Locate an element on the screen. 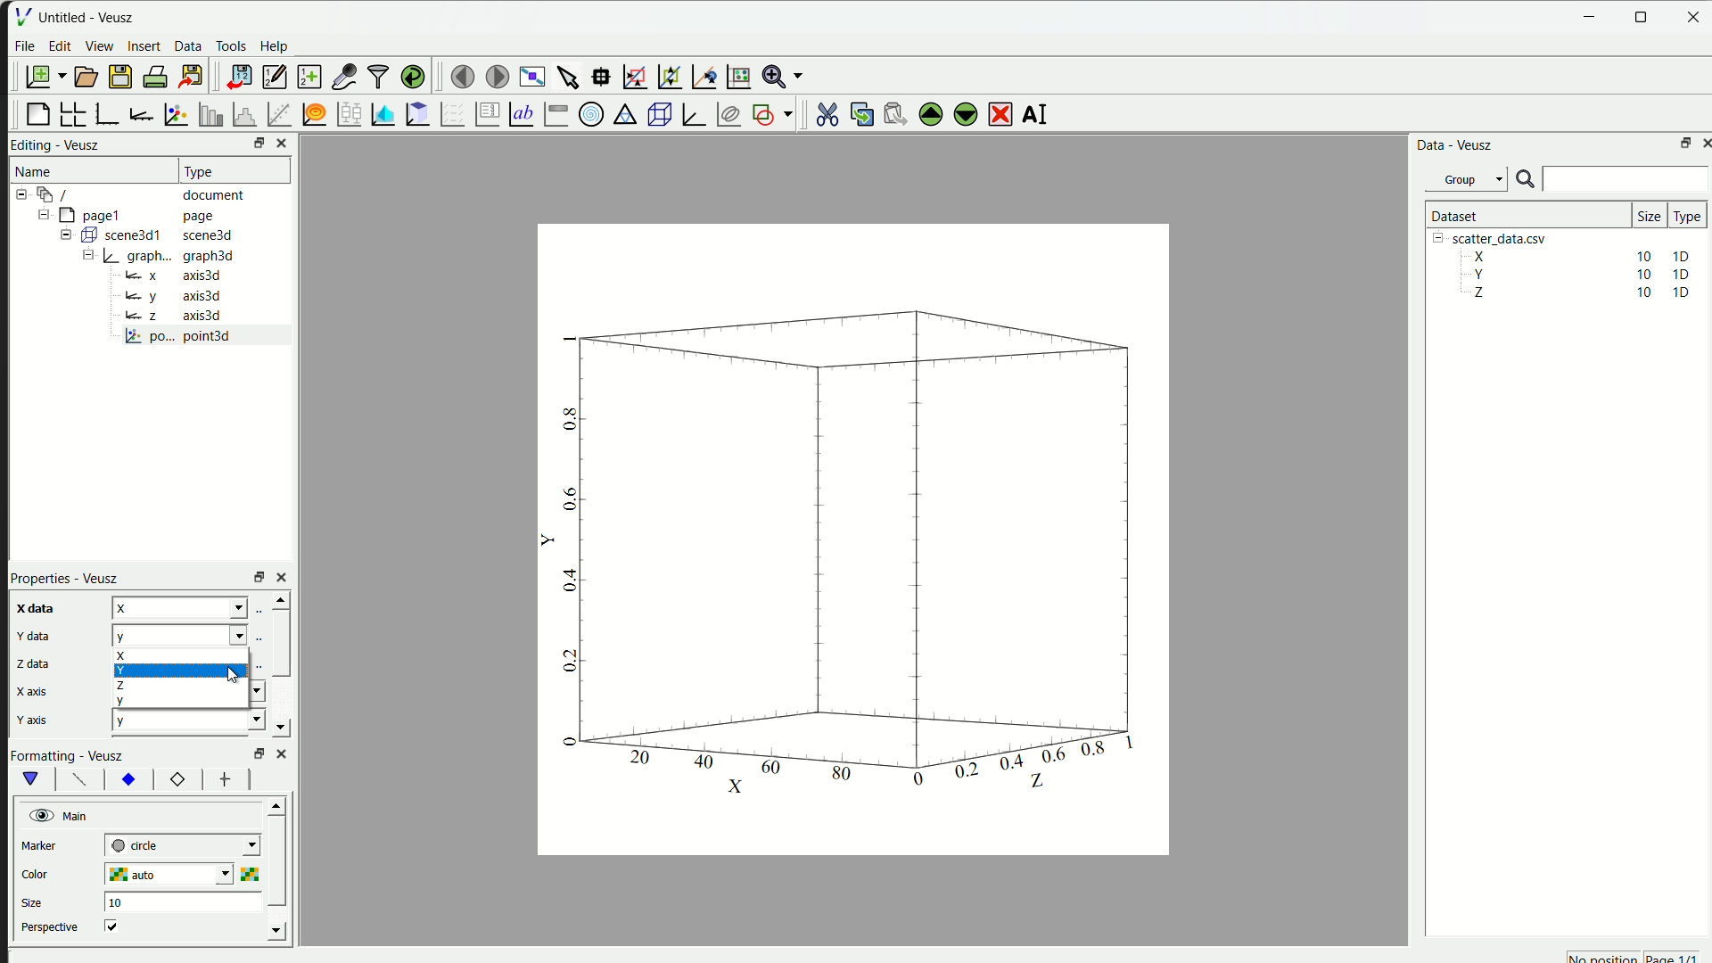 The image size is (1712, 963). Group  is located at coordinates (1466, 181).